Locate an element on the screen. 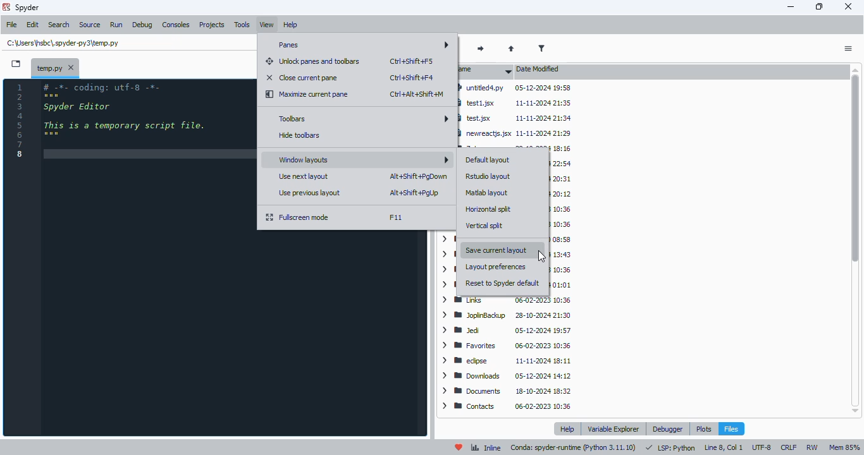  untitled4.py is located at coordinates (514, 88).